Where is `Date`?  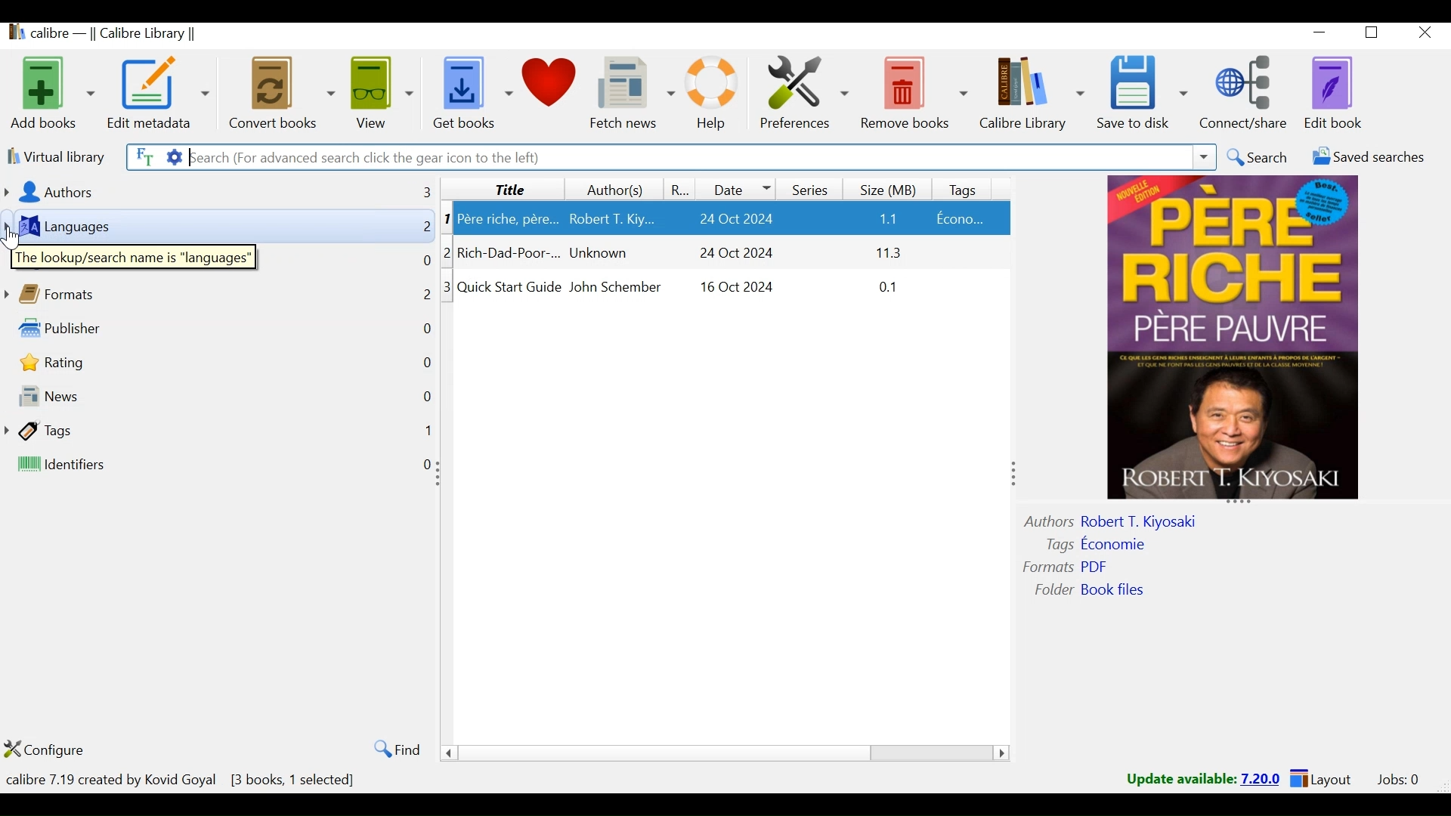 Date is located at coordinates (738, 188).